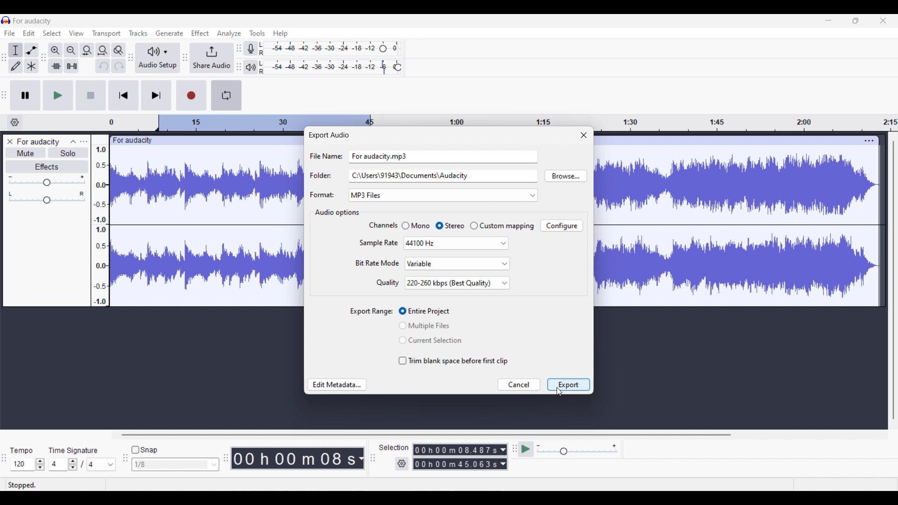  I want to click on Close interface, so click(883, 21).